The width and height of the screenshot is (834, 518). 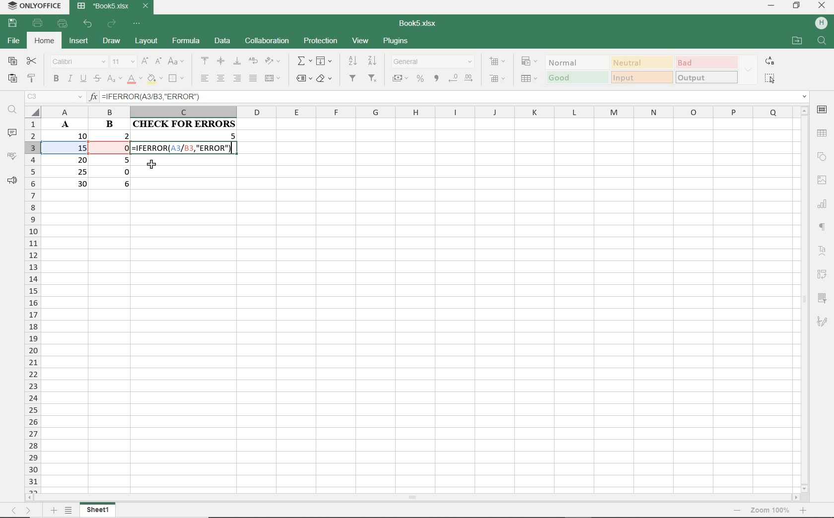 I want to click on NAMED RANGES, so click(x=302, y=78).